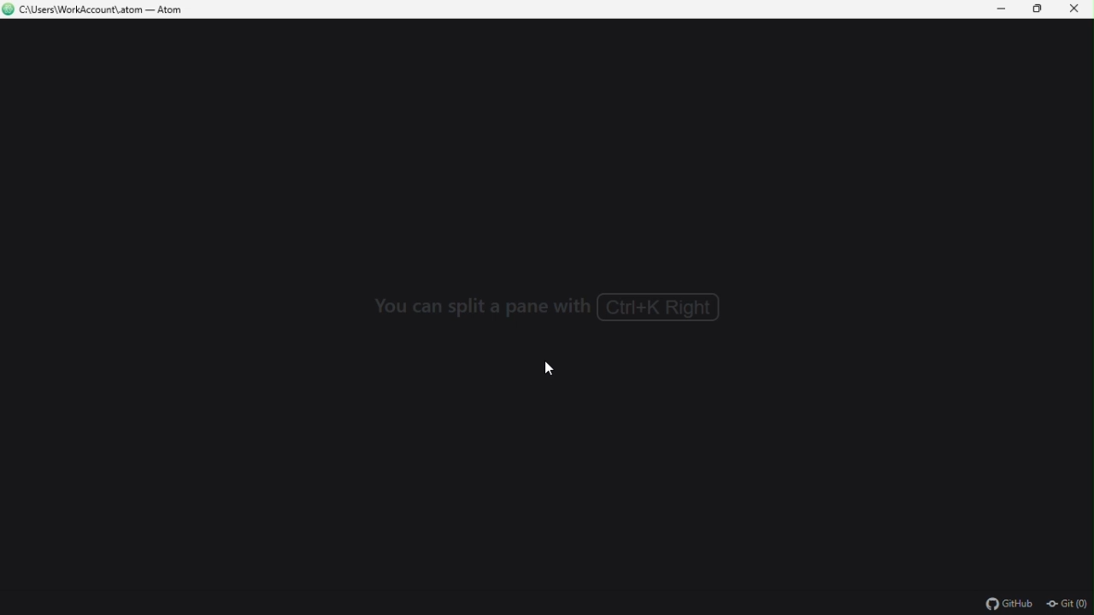 This screenshot has width=1094, height=615. Describe the element at coordinates (1074, 11) in the screenshot. I see `Close` at that location.